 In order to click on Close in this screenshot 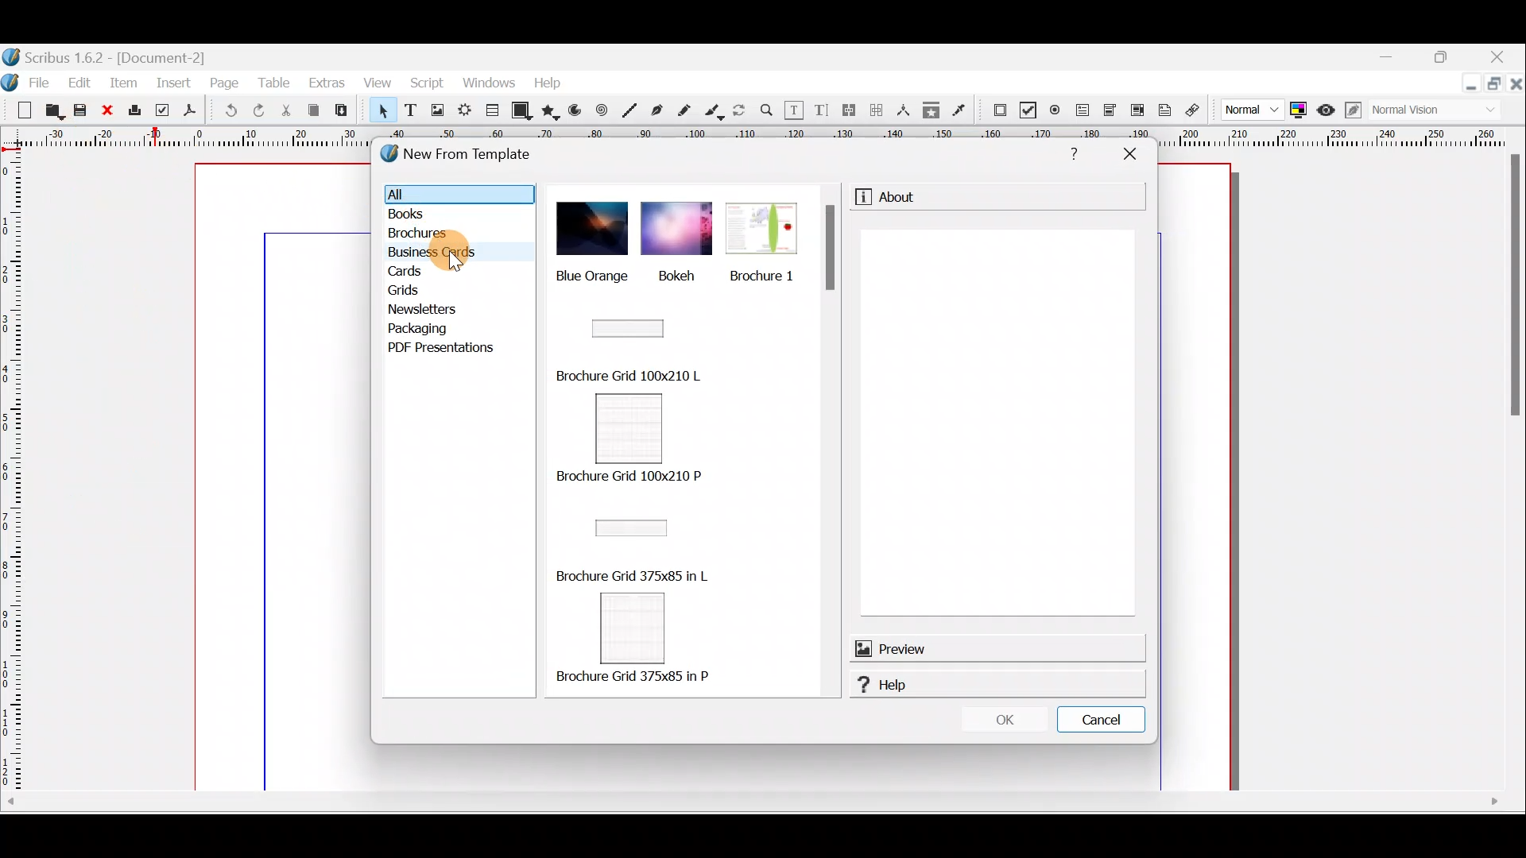, I will do `click(1505, 55)`.